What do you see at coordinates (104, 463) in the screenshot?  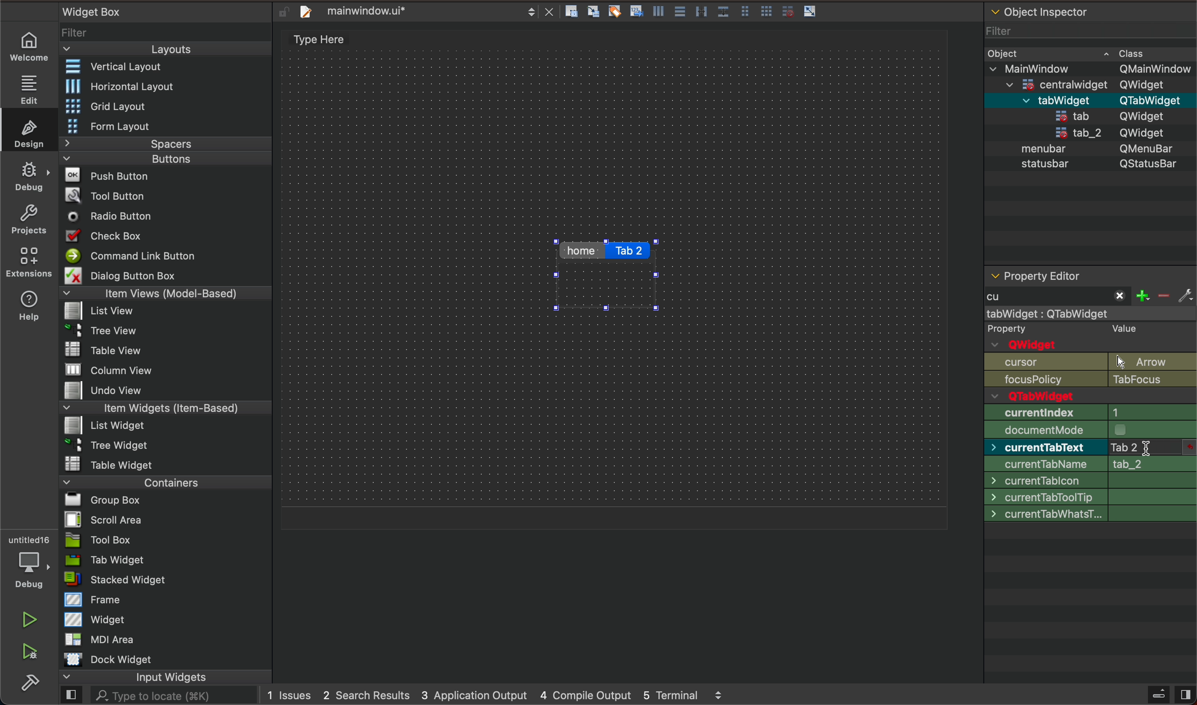 I see `Table Widget` at bounding box center [104, 463].